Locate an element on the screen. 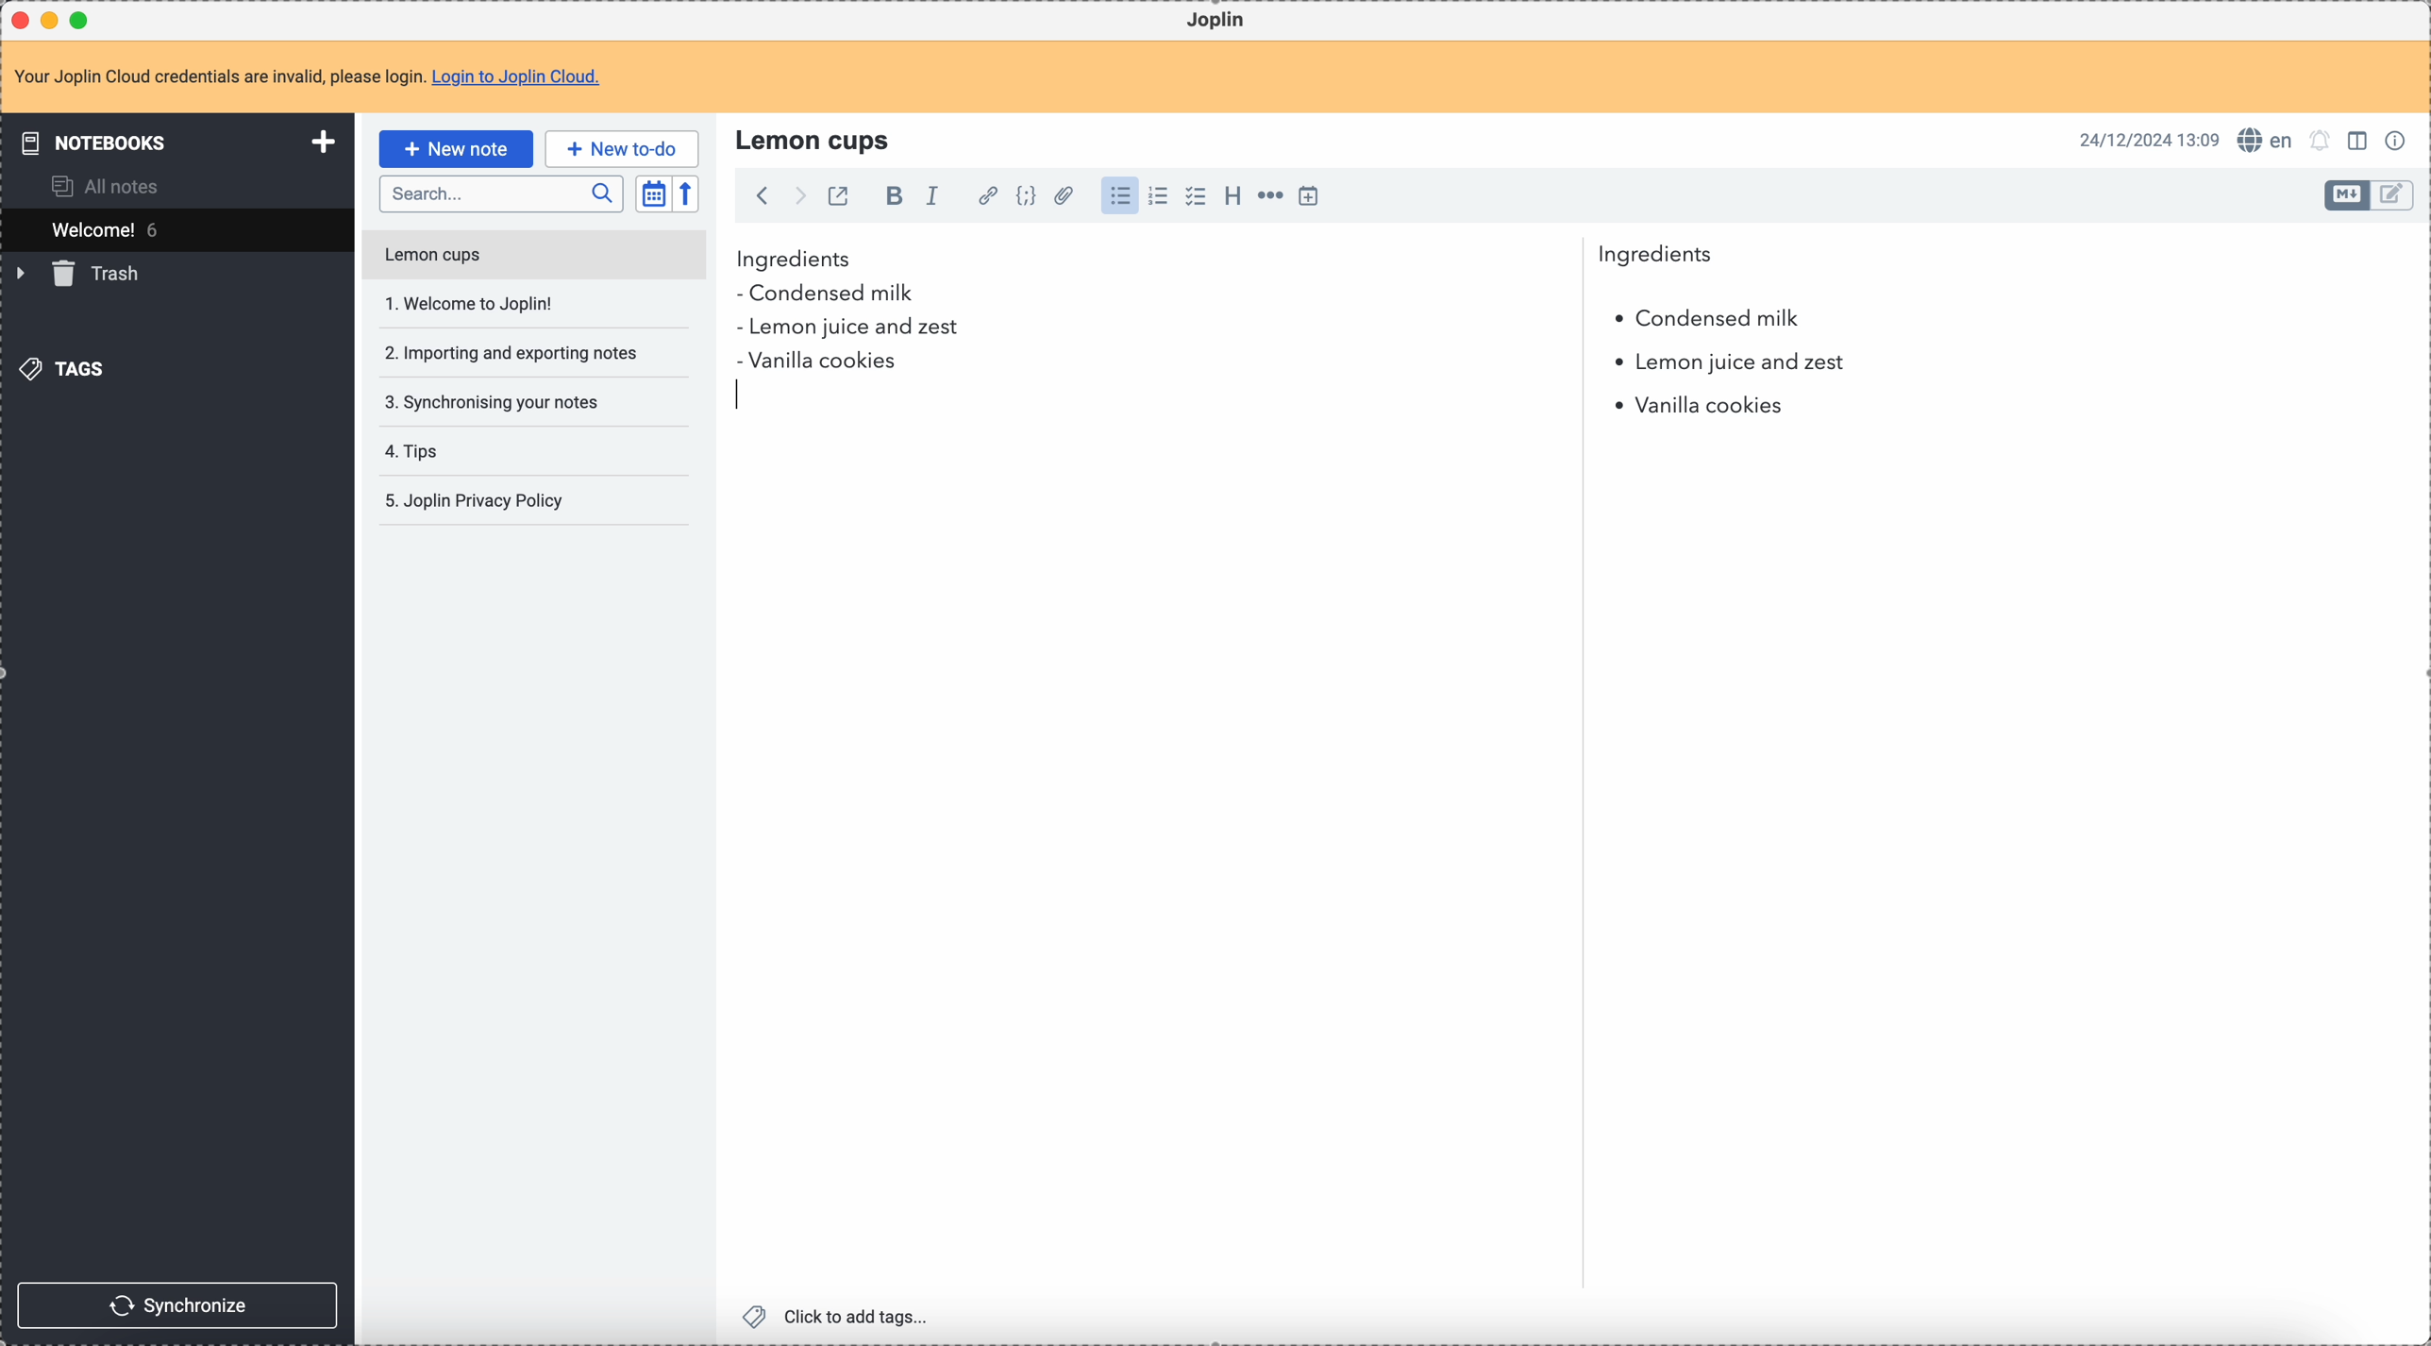 The height and width of the screenshot is (1346, 2431). minimize is located at coordinates (54, 22).